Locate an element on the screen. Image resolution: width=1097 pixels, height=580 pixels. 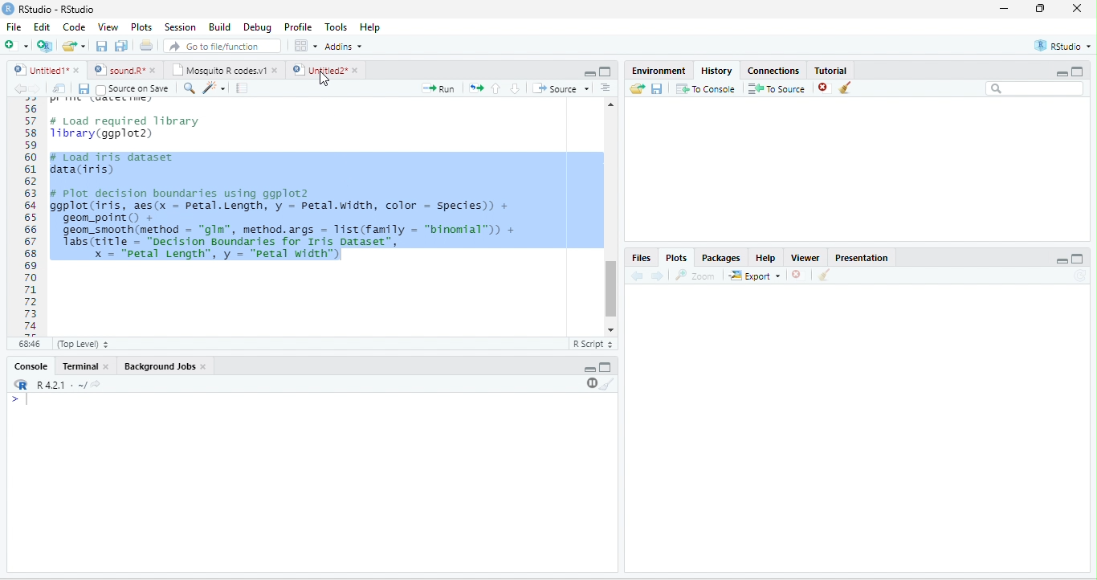
save is located at coordinates (84, 89).